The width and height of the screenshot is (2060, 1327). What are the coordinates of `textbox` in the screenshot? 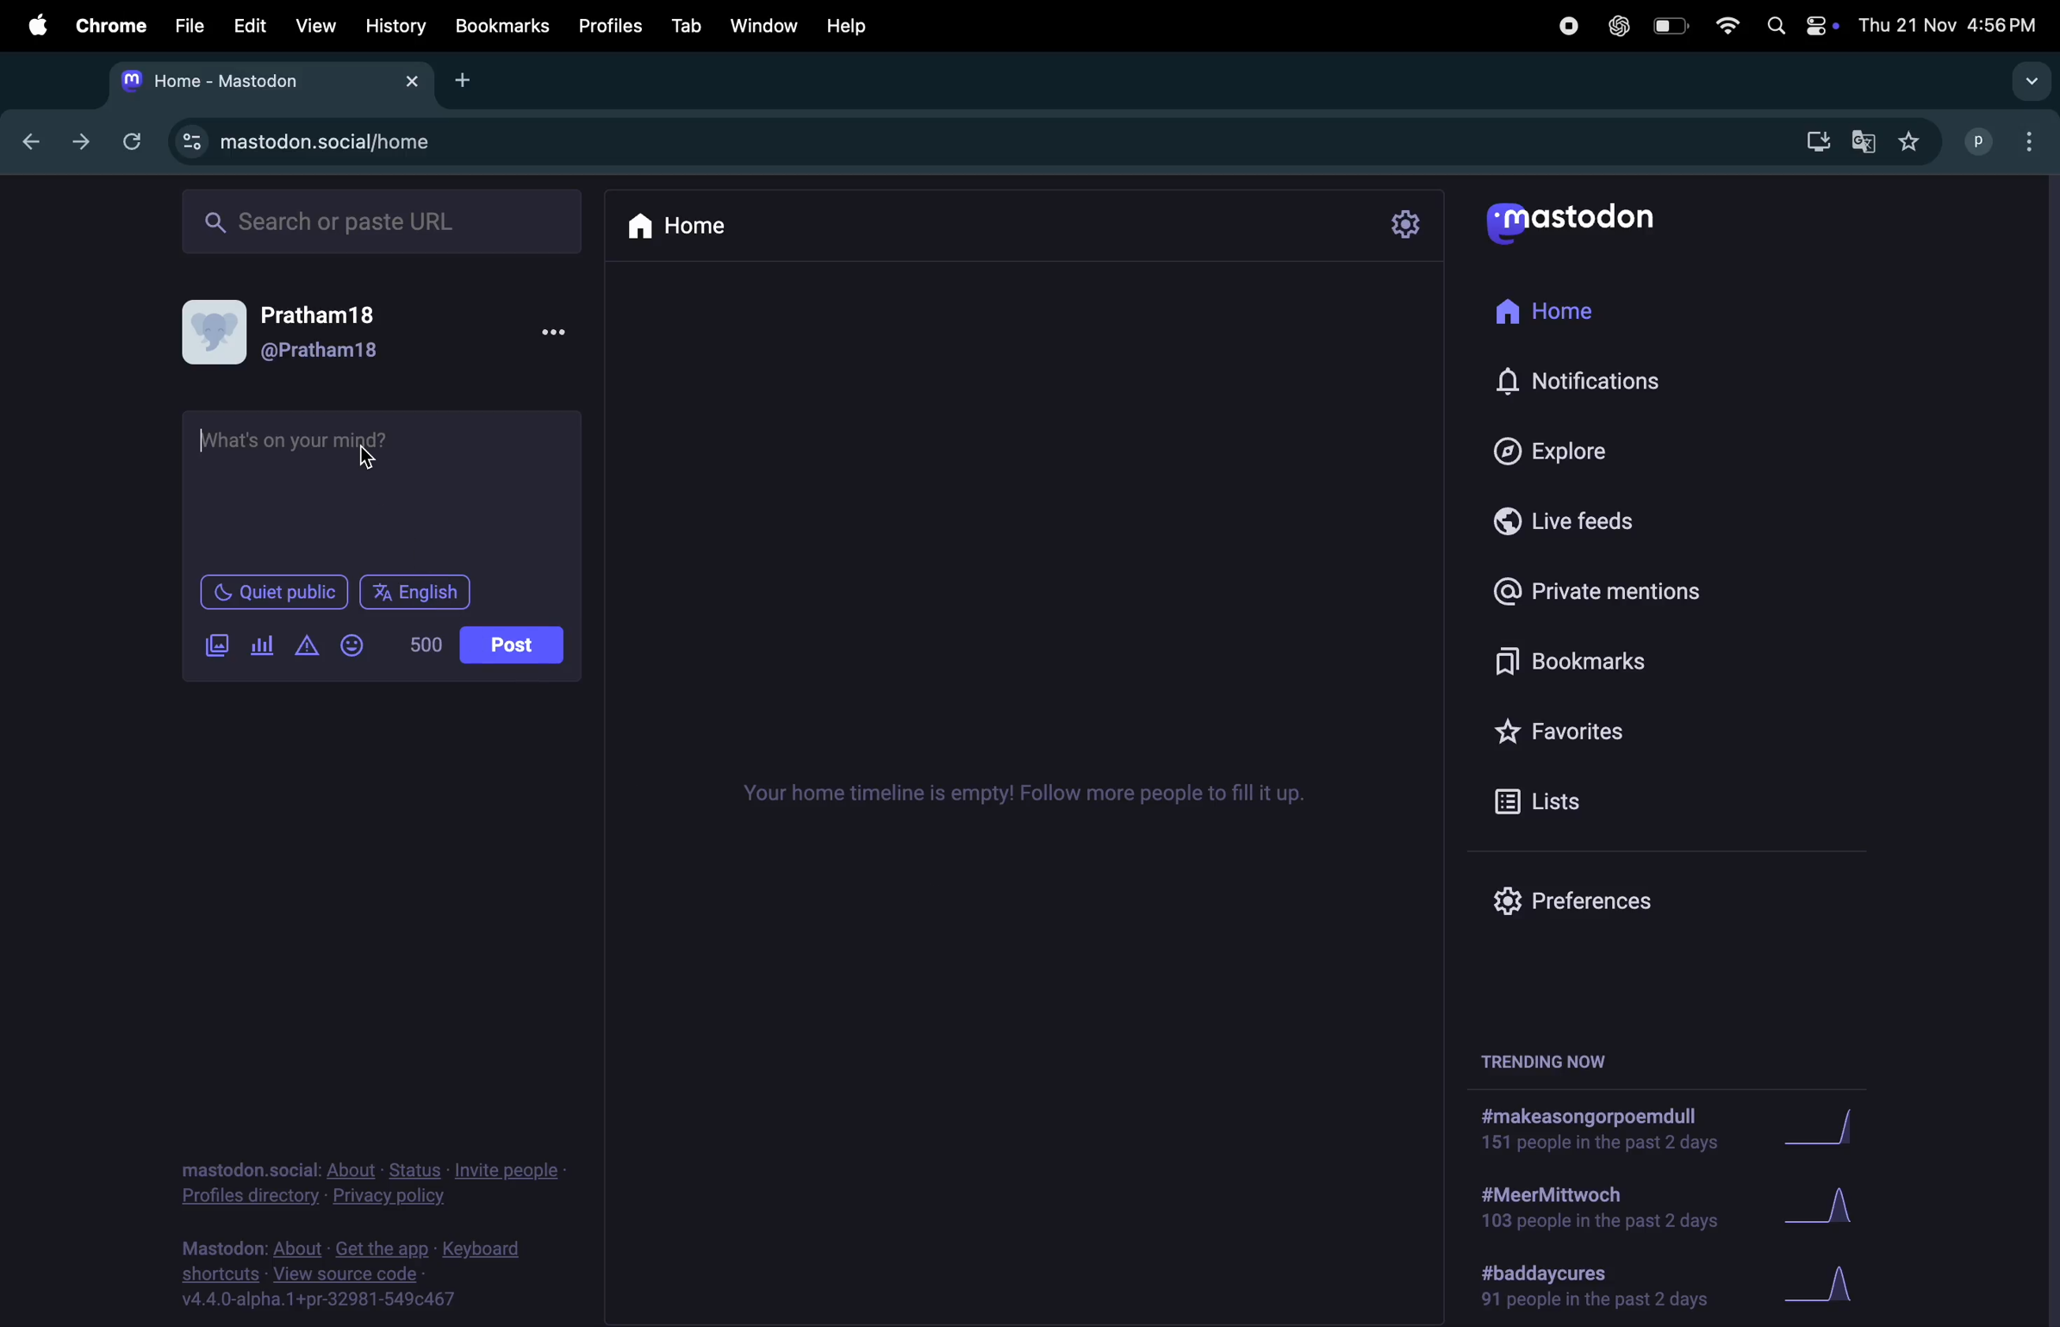 It's located at (386, 481).